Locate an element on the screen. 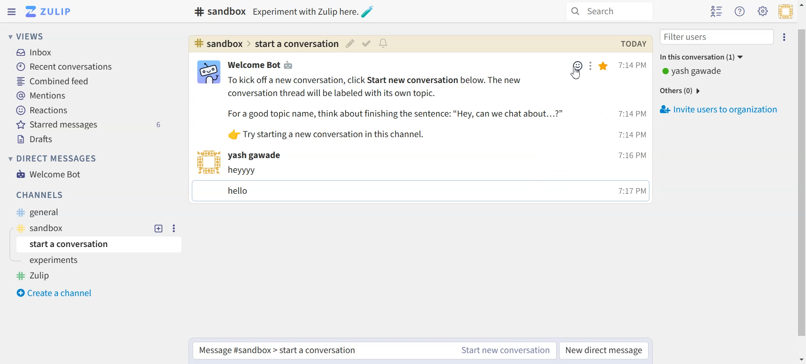  Drafts is located at coordinates (37, 138).